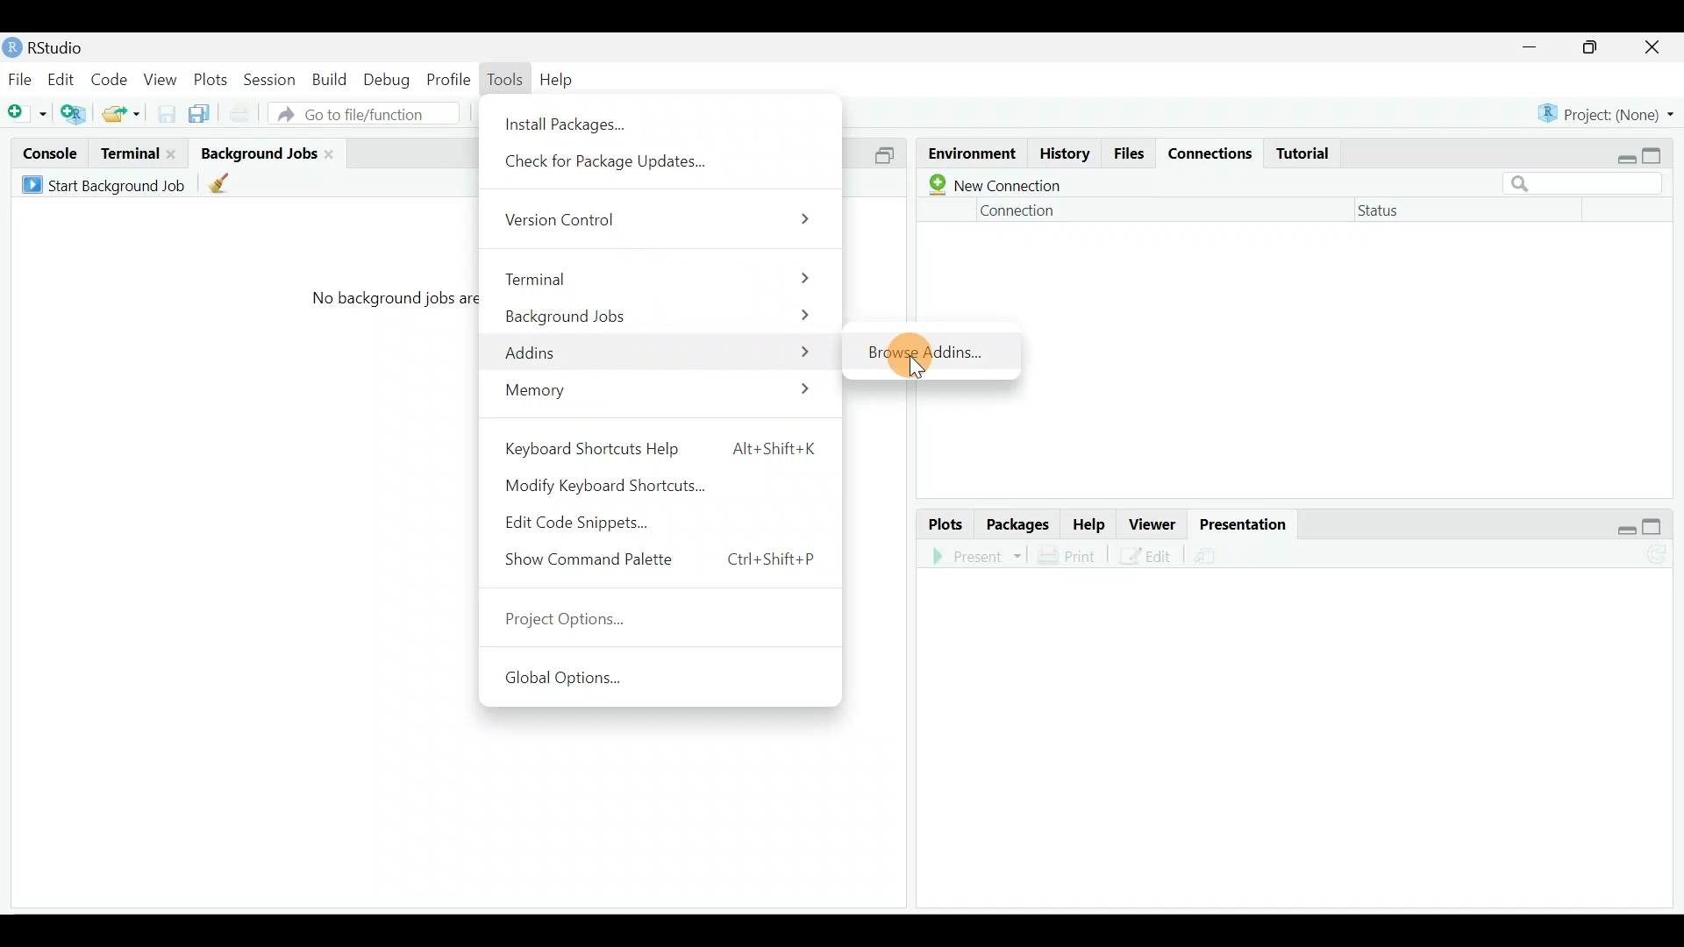 Image resolution: width=1684 pixels, height=947 pixels. I want to click on Print current file, so click(242, 115).